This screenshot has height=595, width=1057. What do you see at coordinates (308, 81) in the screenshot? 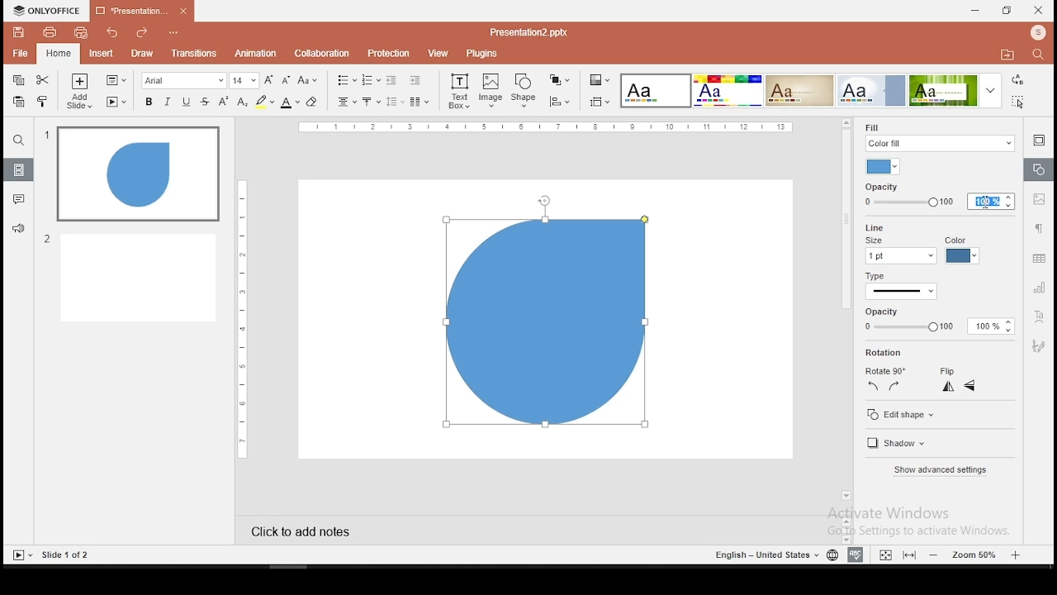
I see `change case` at bounding box center [308, 81].